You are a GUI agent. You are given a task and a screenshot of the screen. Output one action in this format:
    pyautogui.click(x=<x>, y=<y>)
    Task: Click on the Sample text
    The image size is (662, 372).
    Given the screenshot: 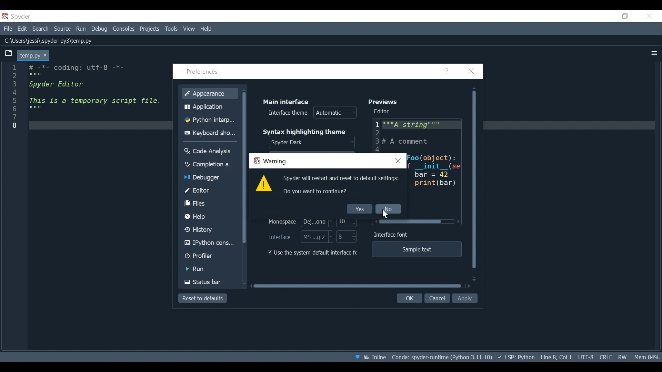 What is the action you would take?
    pyautogui.click(x=416, y=249)
    